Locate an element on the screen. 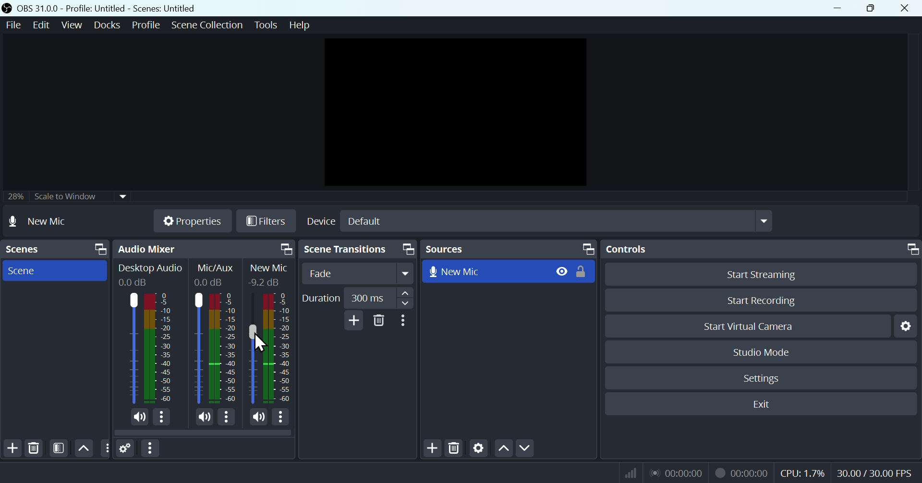  Add is located at coordinates (12, 448).